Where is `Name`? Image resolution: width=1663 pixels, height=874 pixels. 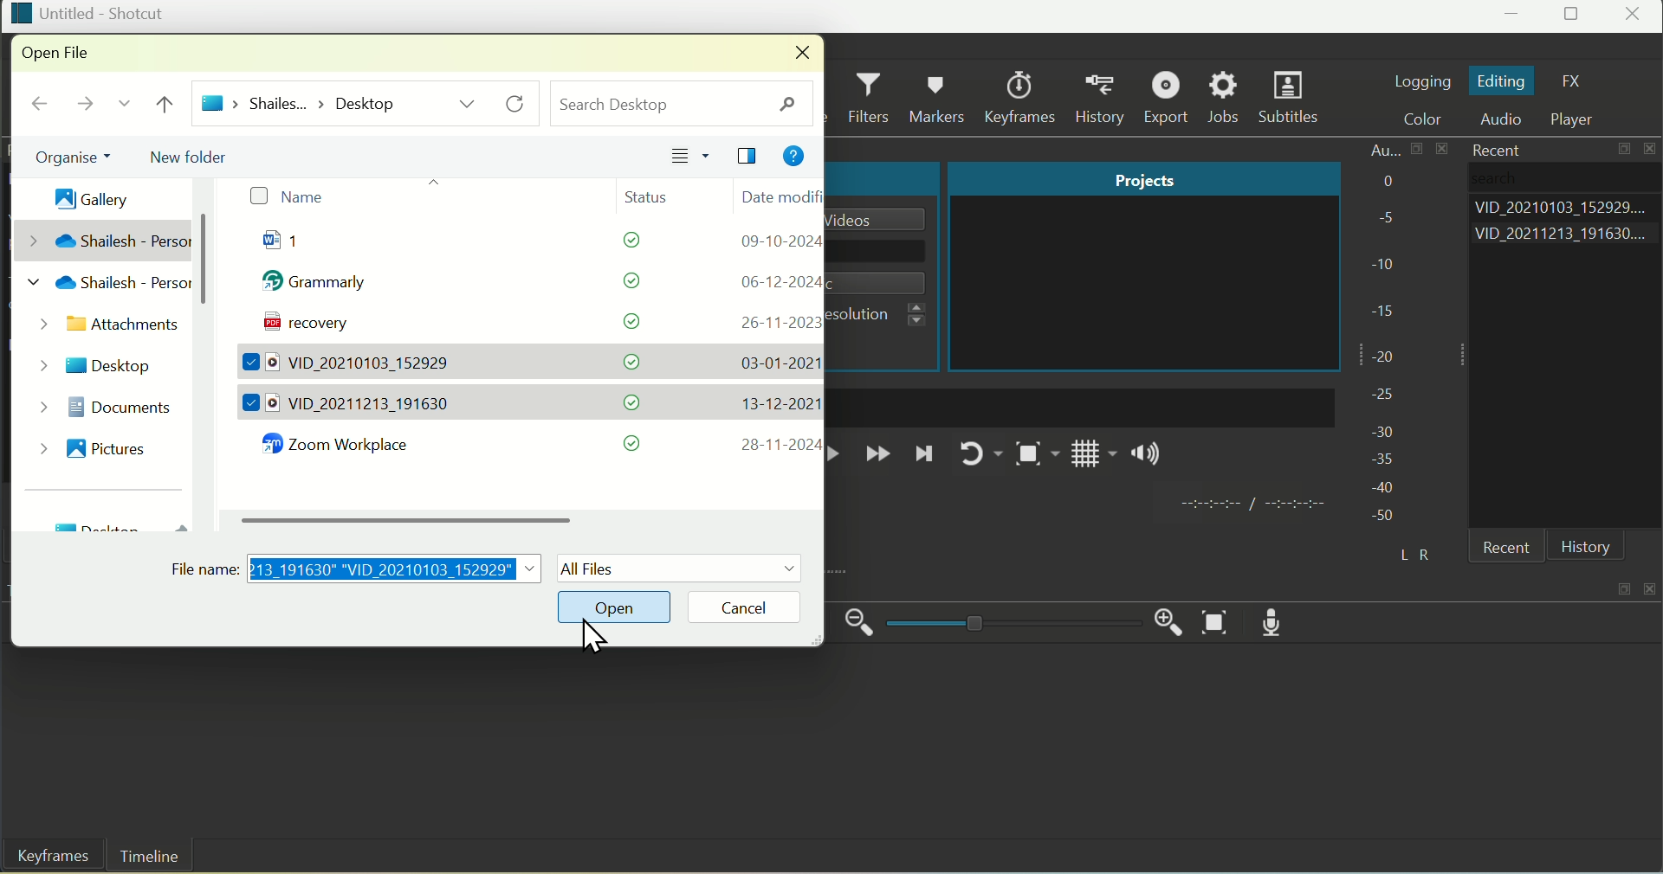
Name is located at coordinates (286, 197).